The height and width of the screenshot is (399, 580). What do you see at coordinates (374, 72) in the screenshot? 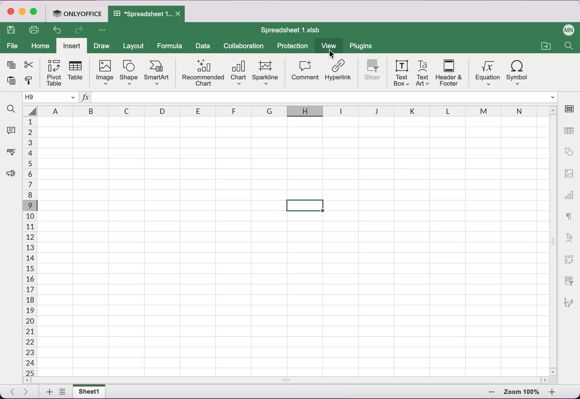
I see `slicer` at bounding box center [374, 72].